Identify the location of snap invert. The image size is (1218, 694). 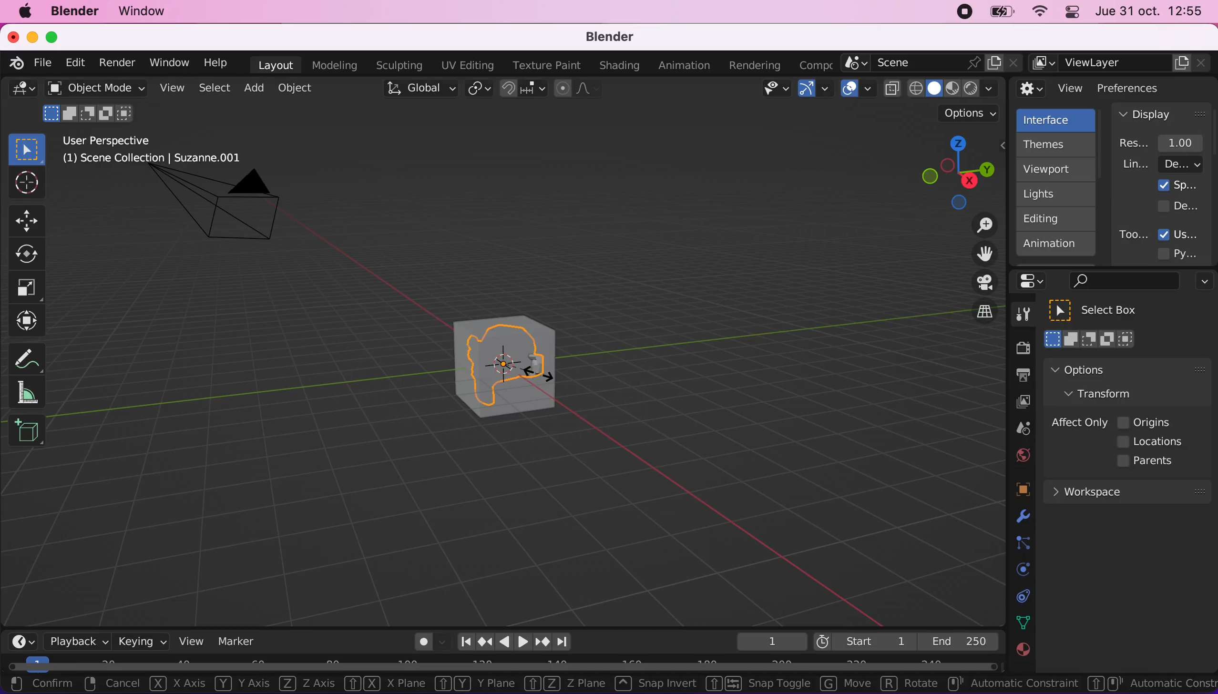
(654, 684).